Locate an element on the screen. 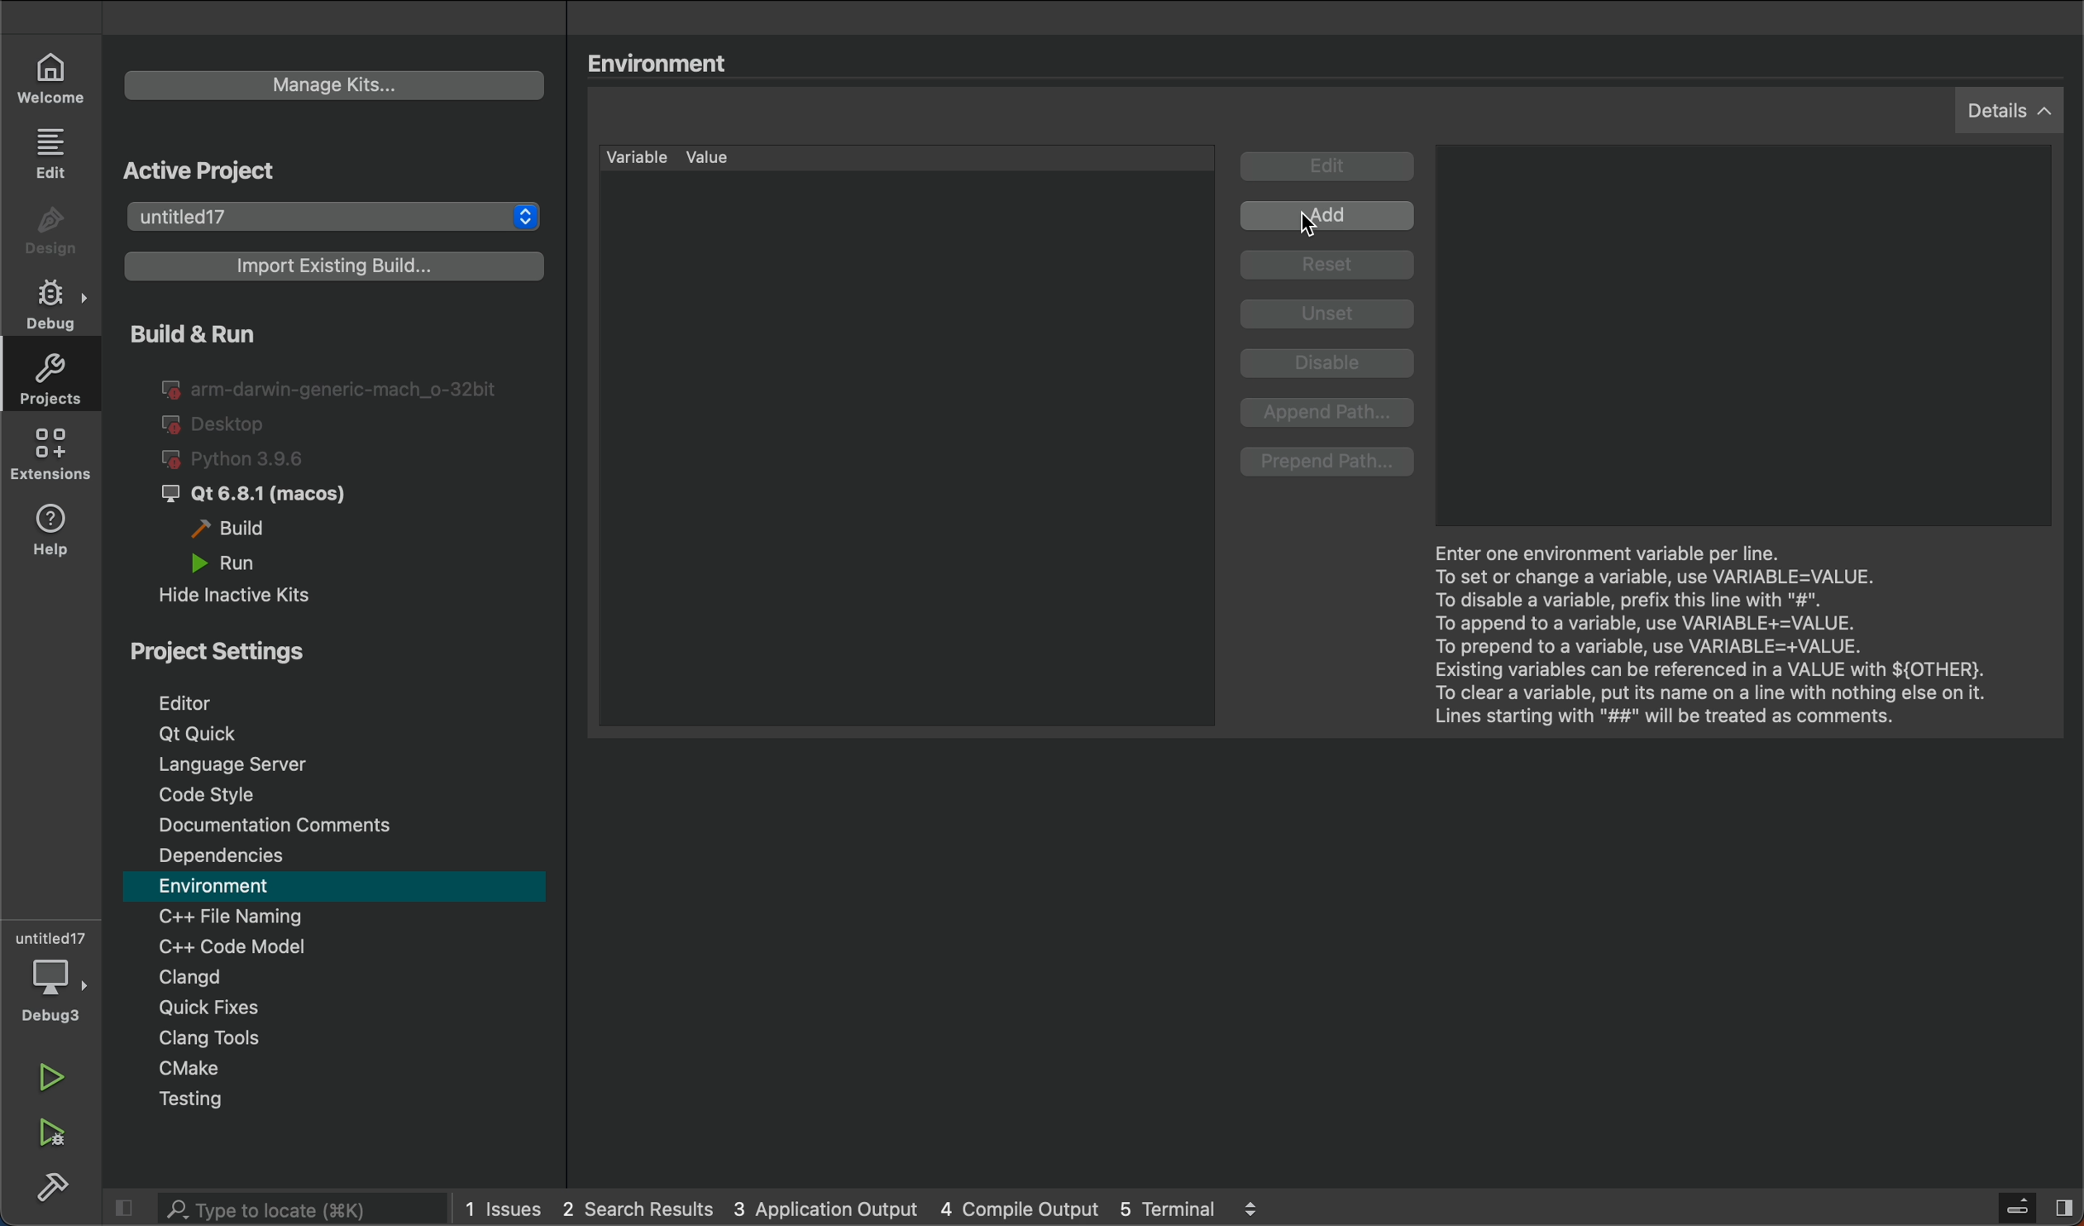  run is located at coordinates (253, 562).